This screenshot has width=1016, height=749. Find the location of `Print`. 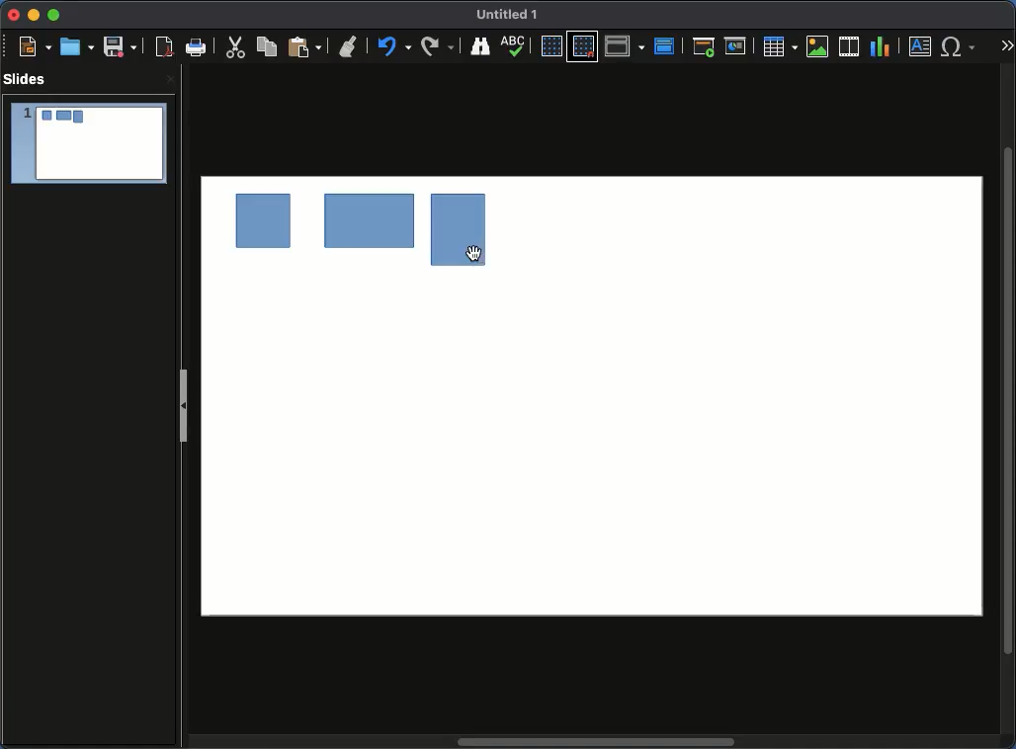

Print is located at coordinates (196, 45).